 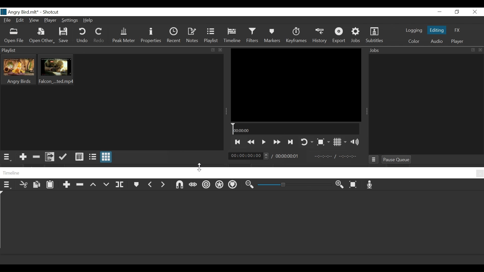 What do you see at coordinates (180, 185) in the screenshot?
I see `Snap` at bounding box center [180, 185].